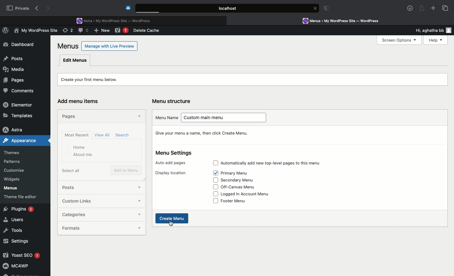 The height and width of the screenshot is (276, 454). What do you see at coordinates (148, 31) in the screenshot?
I see `Delete cache` at bounding box center [148, 31].